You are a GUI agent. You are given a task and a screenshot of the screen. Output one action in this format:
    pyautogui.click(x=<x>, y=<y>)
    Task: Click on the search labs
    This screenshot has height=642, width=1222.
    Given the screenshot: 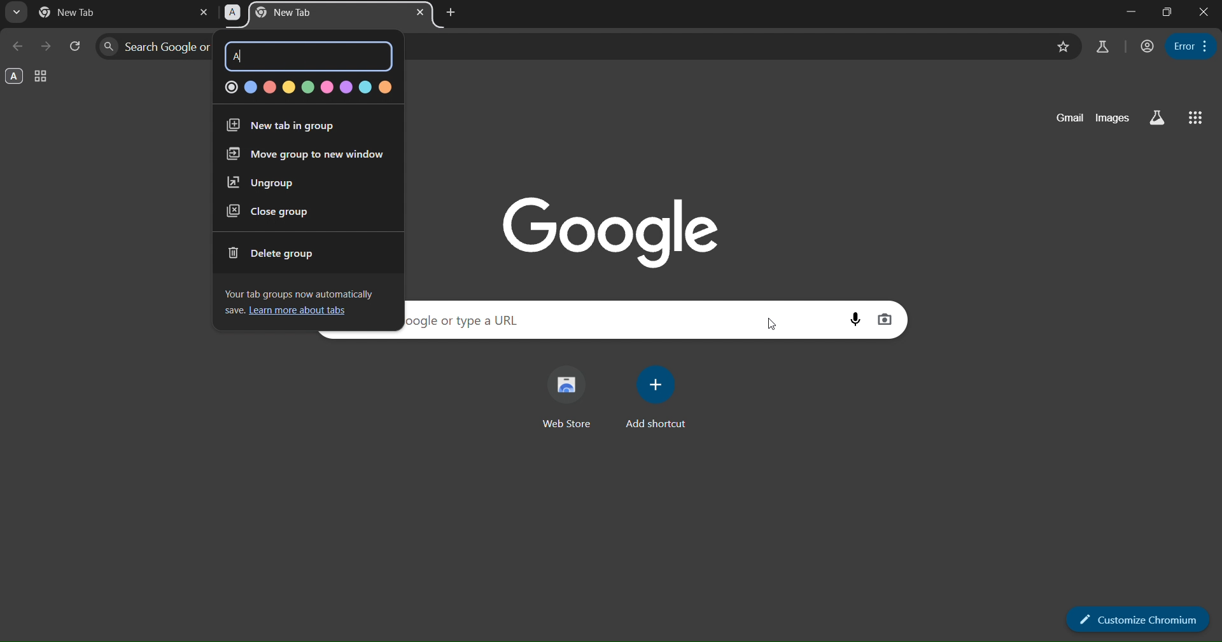 What is the action you would take?
    pyautogui.click(x=1102, y=48)
    